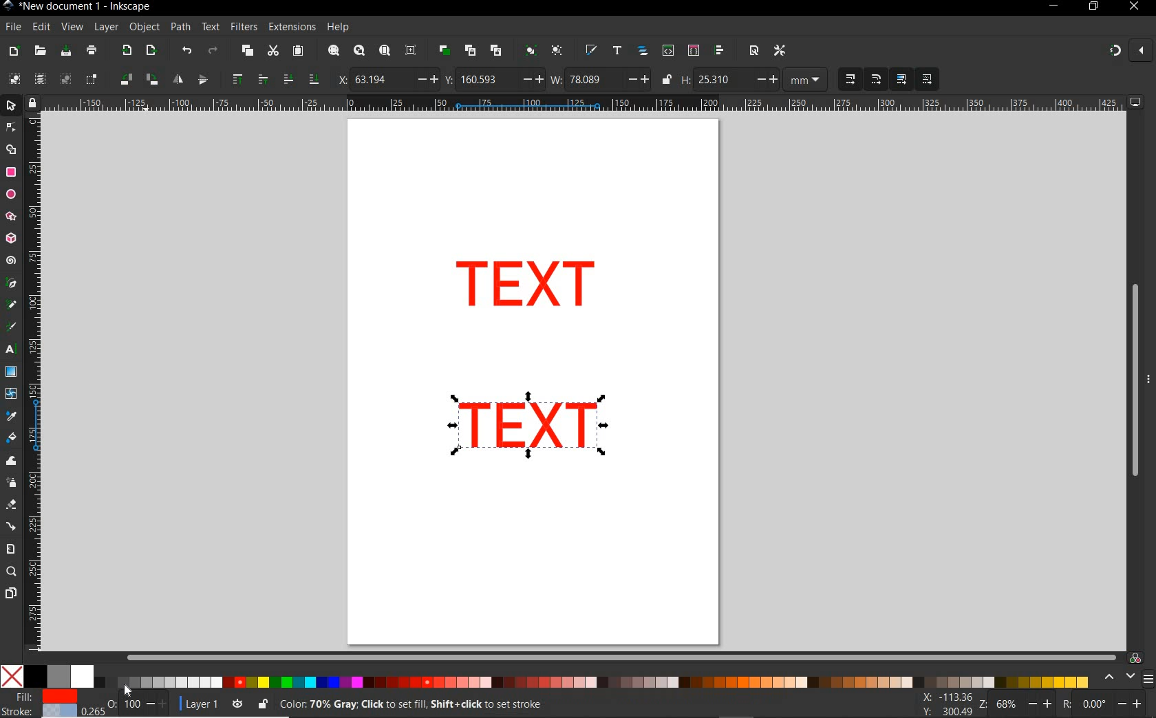  Describe the element at coordinates (262, 703) in the screenshot. I see `lock/unlock current layer` at that location.